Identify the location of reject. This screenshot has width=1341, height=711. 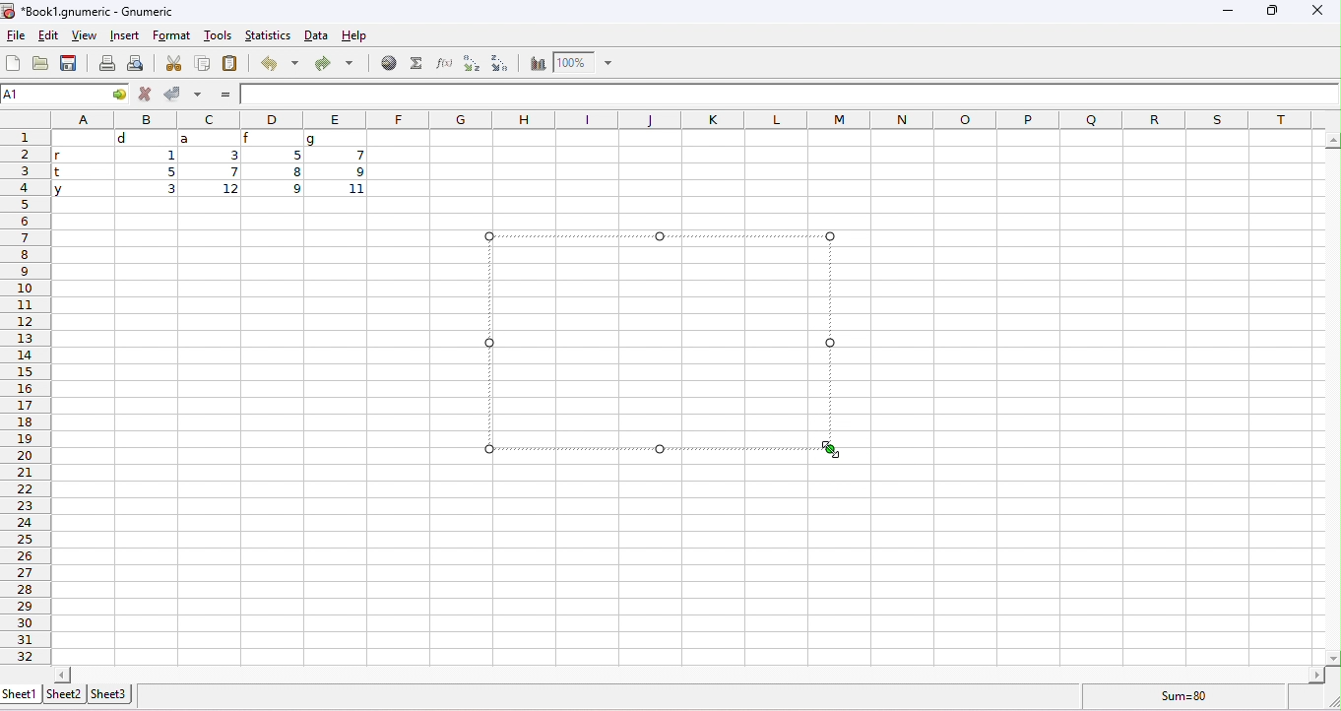
(144, 94).